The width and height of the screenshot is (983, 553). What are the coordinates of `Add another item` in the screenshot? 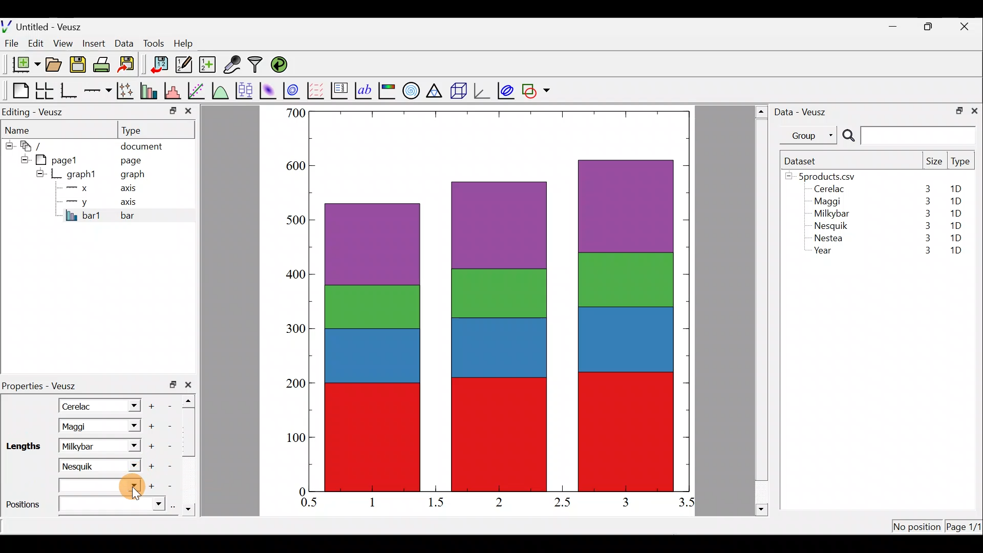 It's located at (156, 486).